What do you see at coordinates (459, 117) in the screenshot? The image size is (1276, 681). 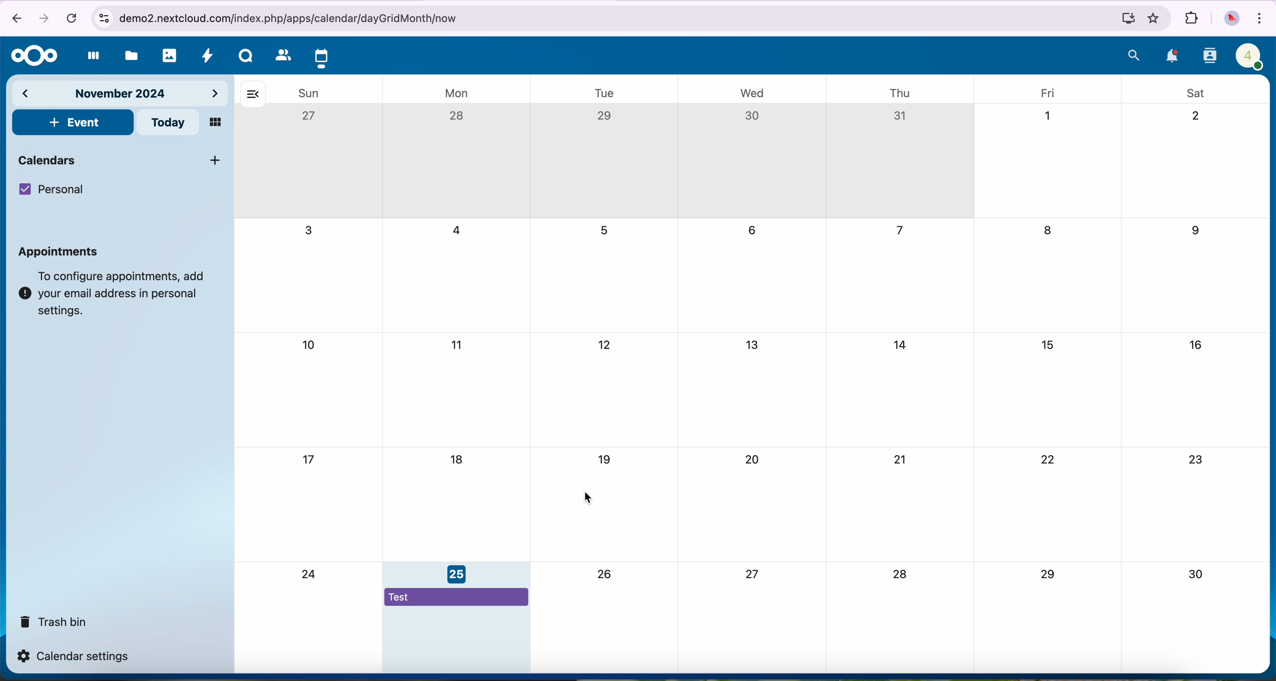 I see `28` at bounding box center [459, 117].